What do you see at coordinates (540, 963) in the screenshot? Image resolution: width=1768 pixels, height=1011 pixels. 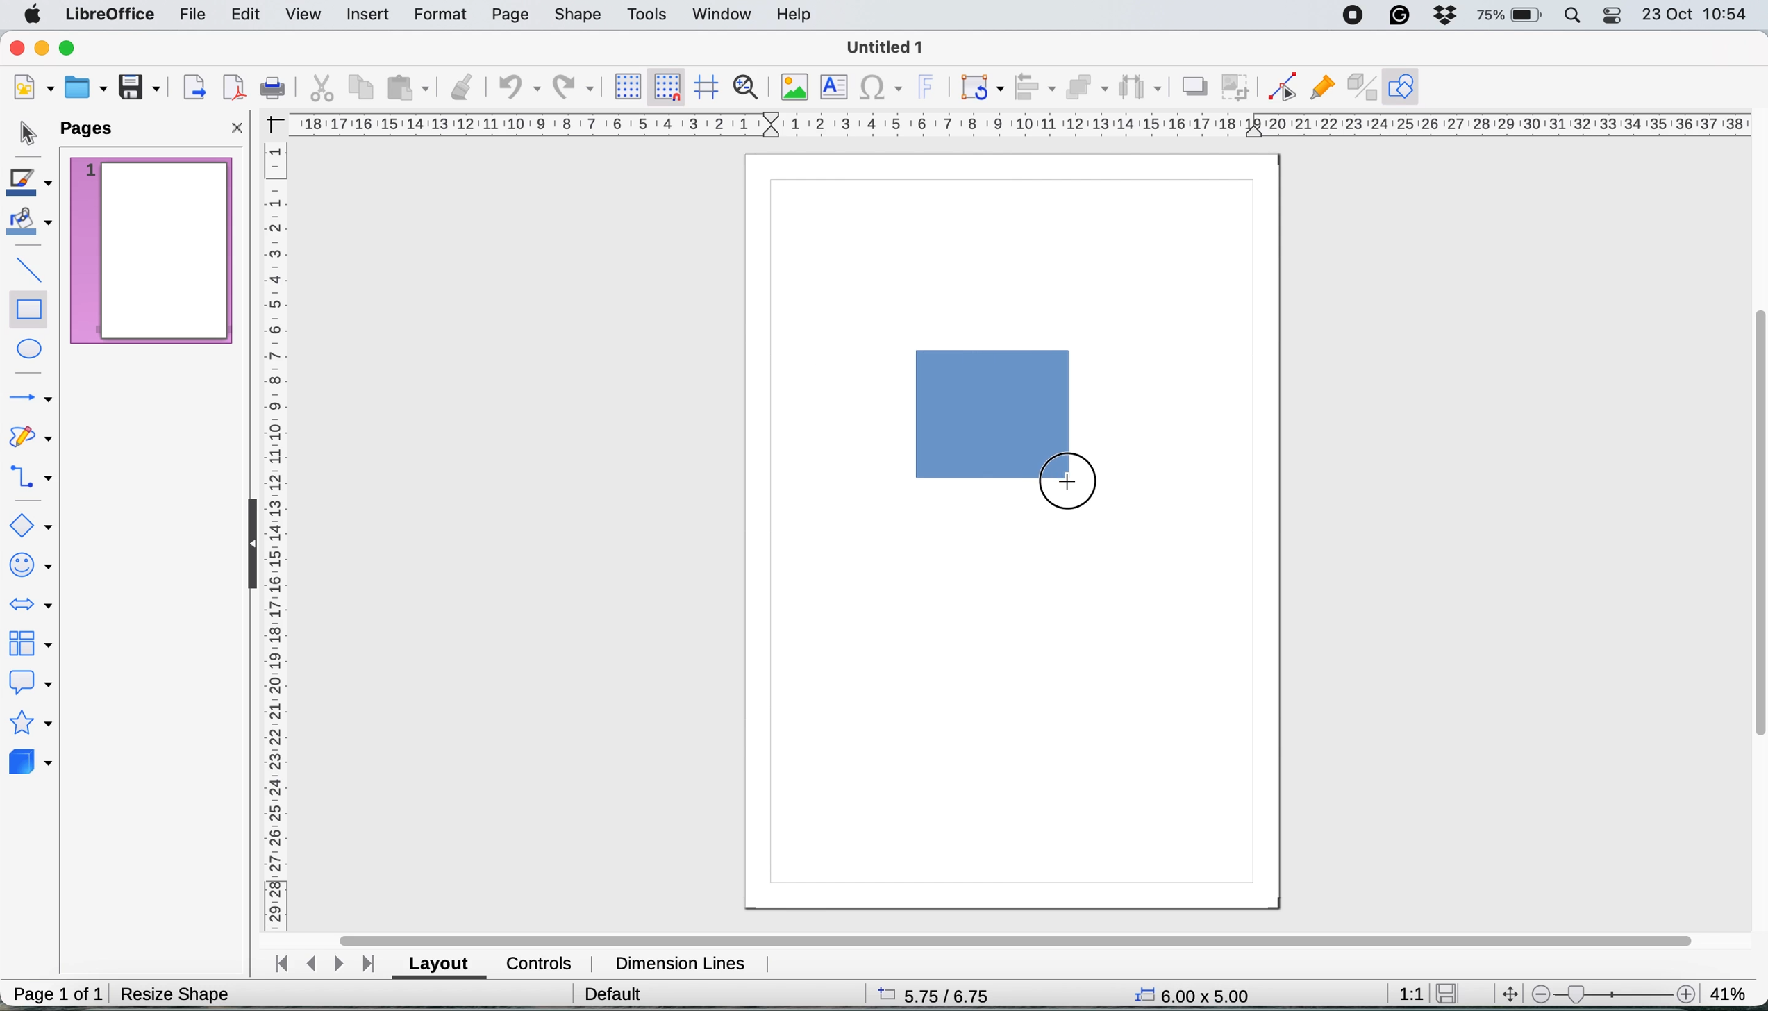 I see `controls` at bounding box center [540, 963].